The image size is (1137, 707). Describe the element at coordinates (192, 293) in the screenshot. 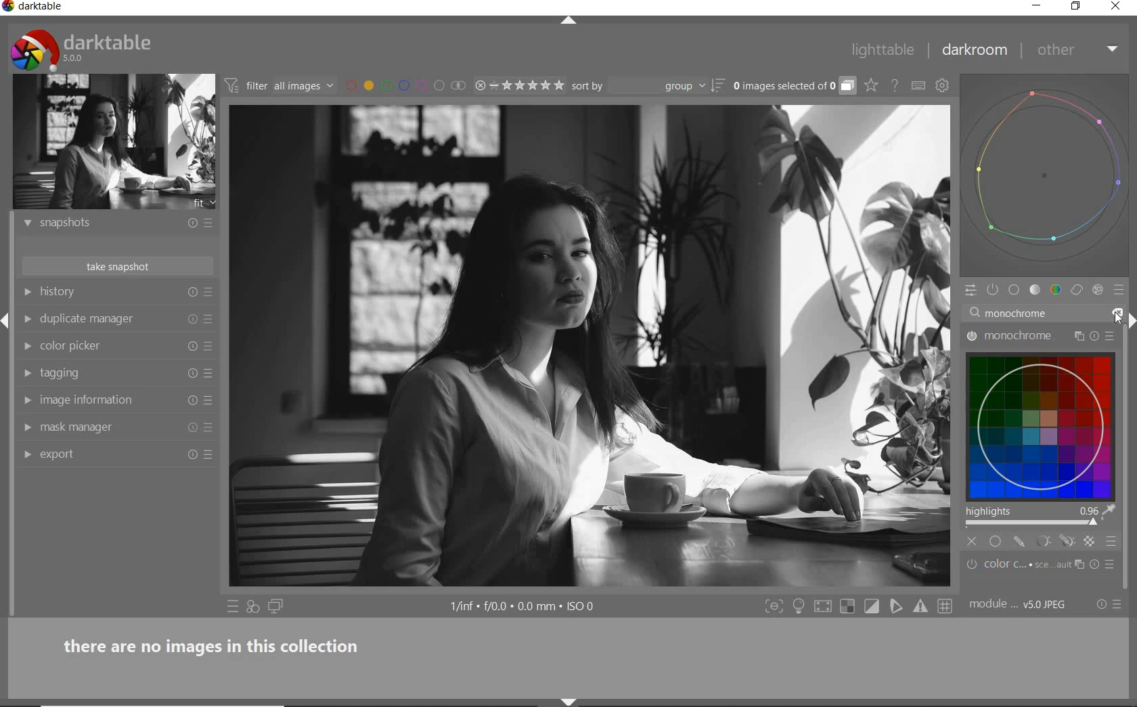

I see `reset` at that location.